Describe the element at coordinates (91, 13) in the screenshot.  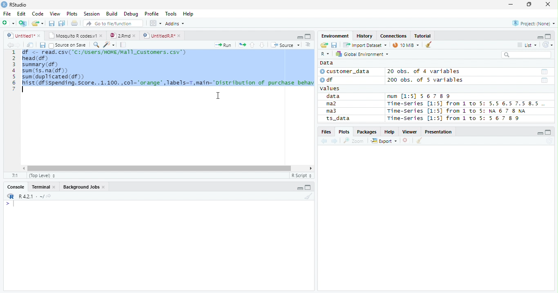
I see `Session` at that location.